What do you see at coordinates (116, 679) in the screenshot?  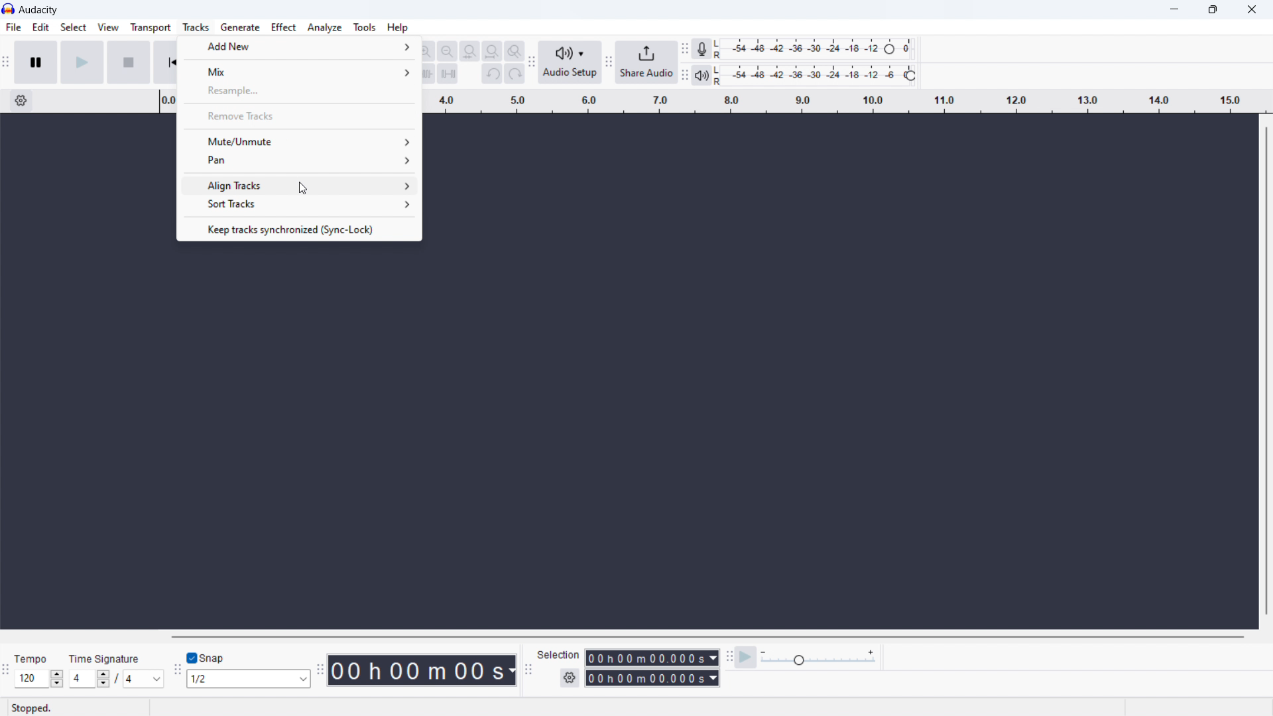 I see `time signature` at bounding box center [116, 679].